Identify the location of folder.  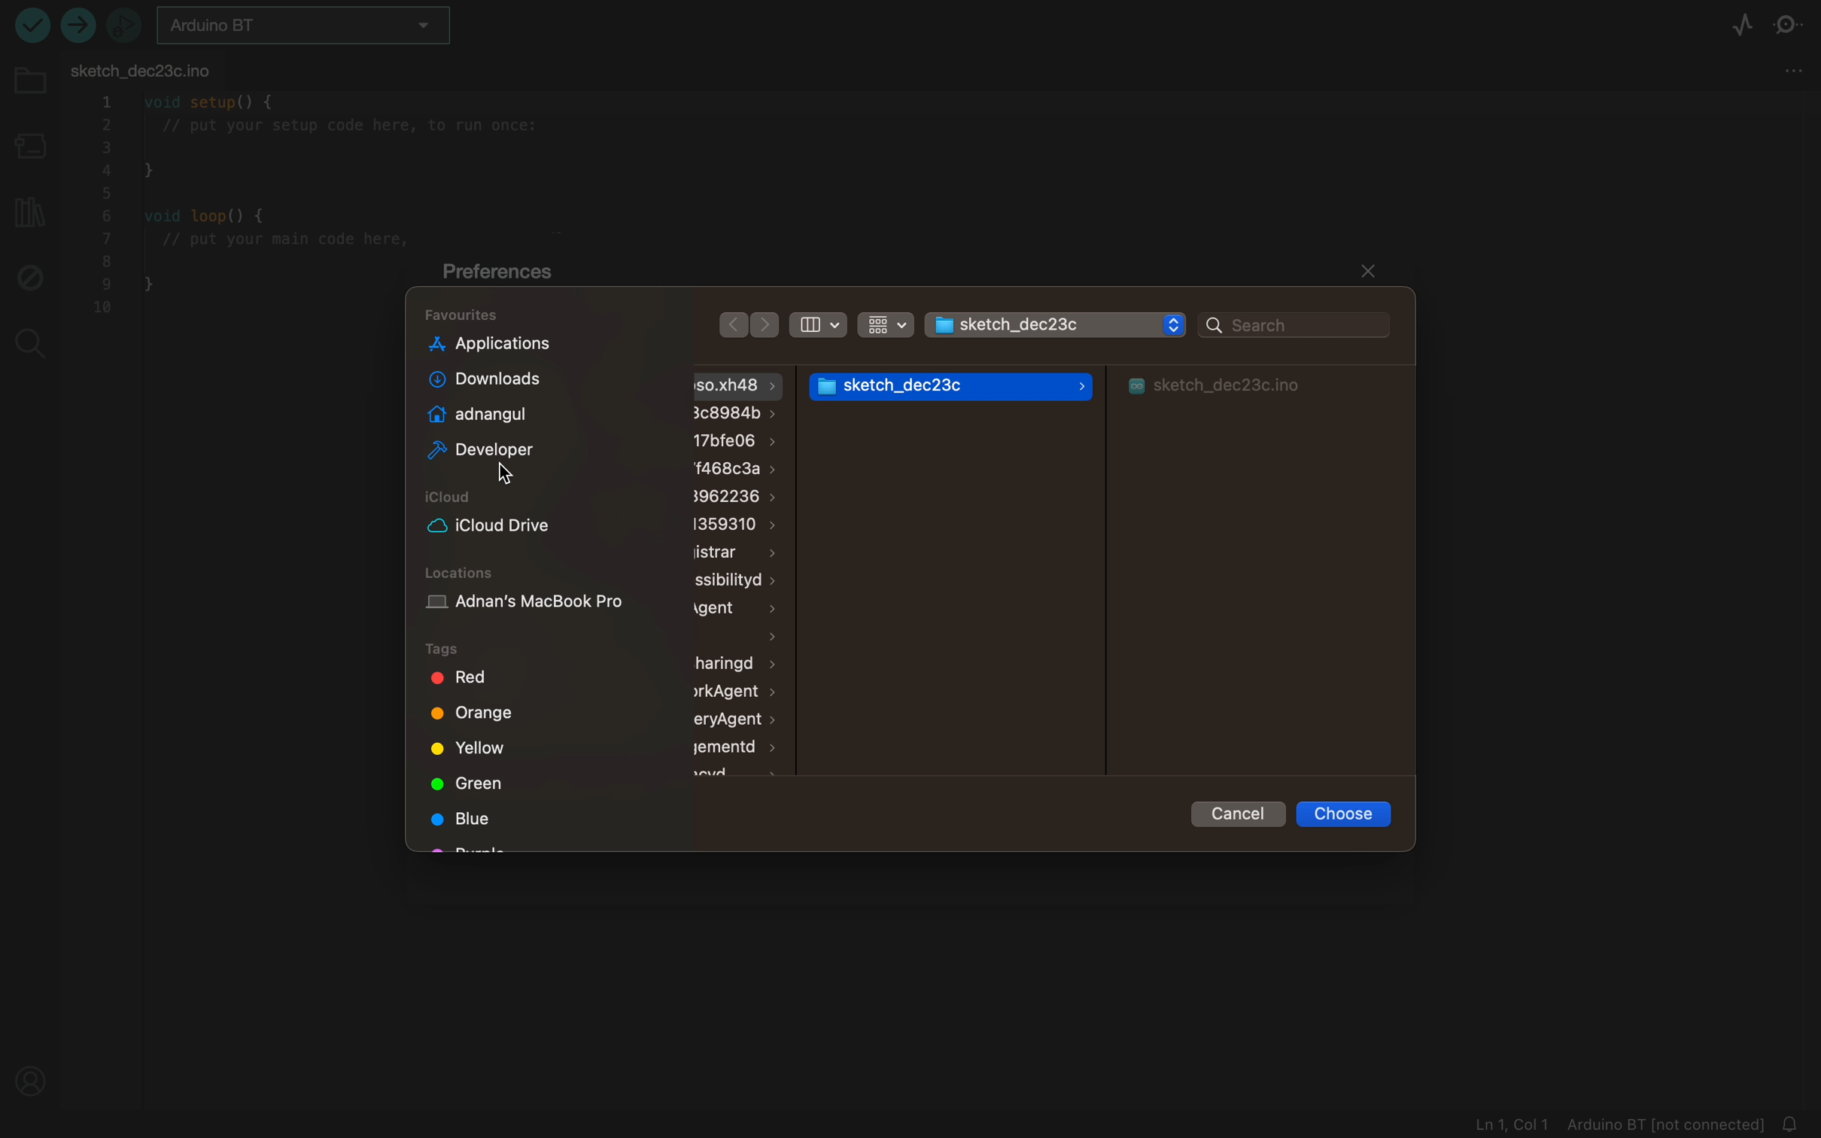
(1211, 388).